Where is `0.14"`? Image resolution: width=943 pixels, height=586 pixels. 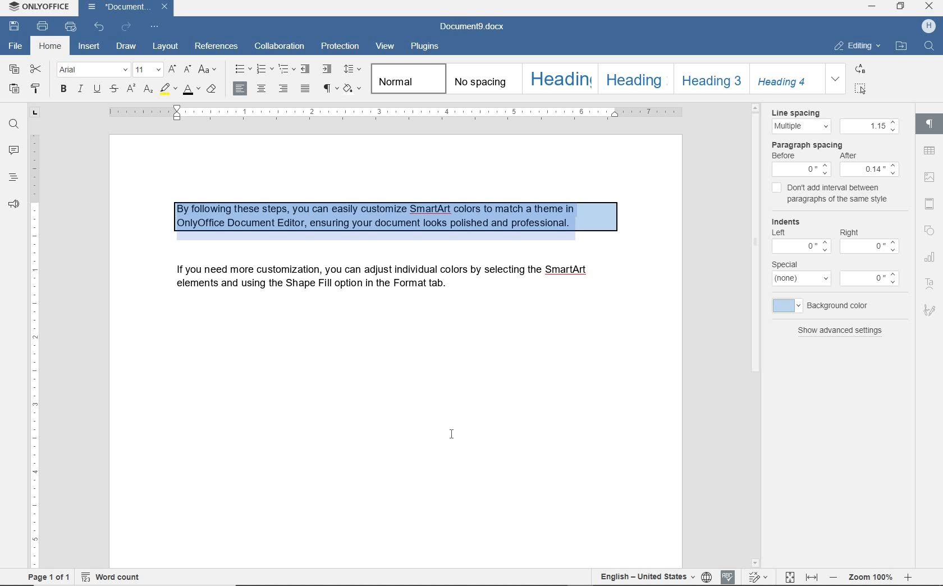
0.14" is located at coordinates (871, 171).